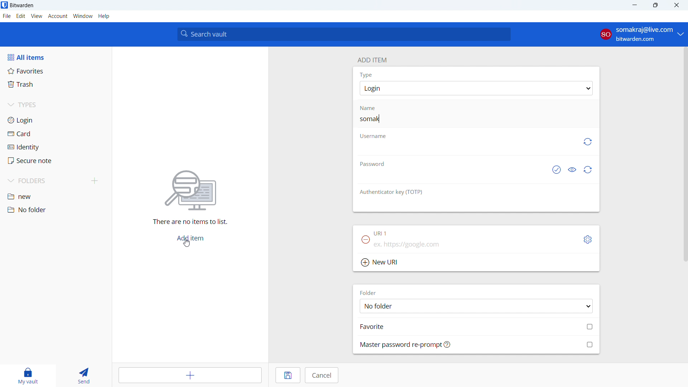  Describe the element at coordinates (104, 16) in the screenshot. I see `help` at that location.